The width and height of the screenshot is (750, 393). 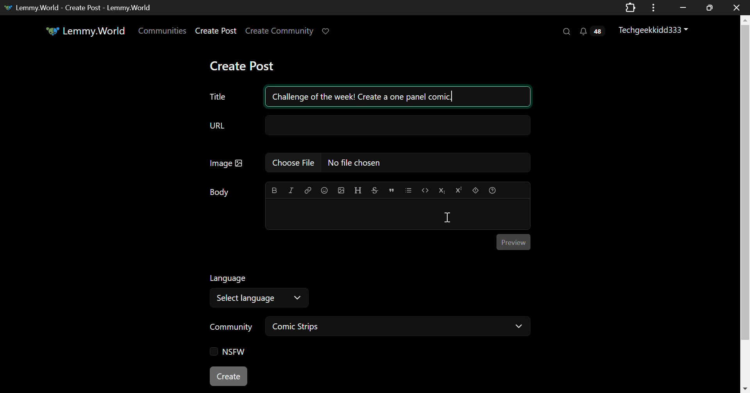 What do you see at coordinates (228, 279) in the screenshot?
I see `Language` at bounding box center [228, 279].